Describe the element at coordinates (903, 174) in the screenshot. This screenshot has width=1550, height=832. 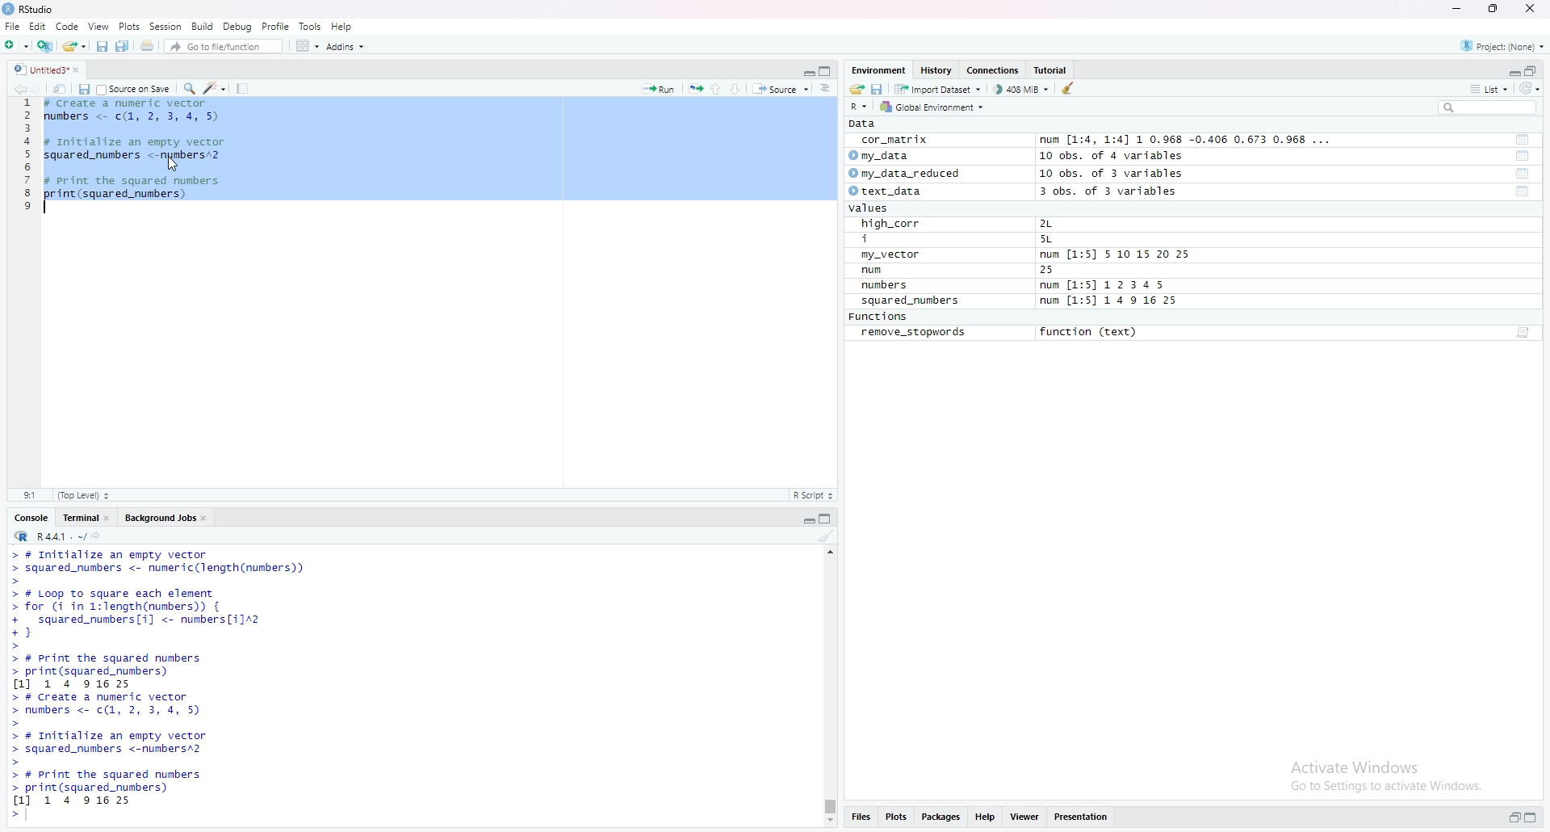
I see `© my_data_reduced` at that location.